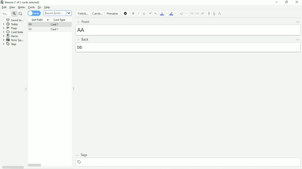  I want to click on SS, so click(32, 29).